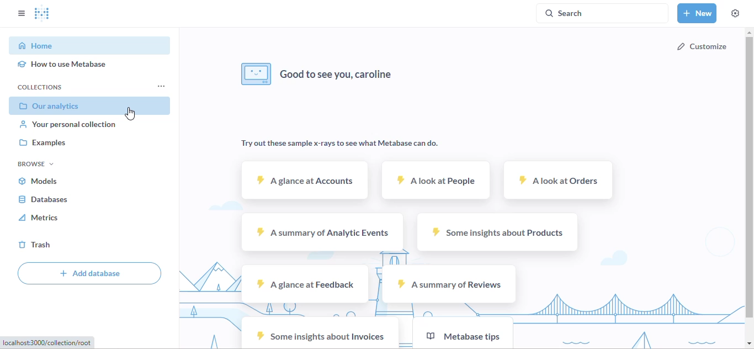  What do you see at coordinates (559, 181) in the screenshot?
I see `a look at orders` at bounding box center [559, 181].